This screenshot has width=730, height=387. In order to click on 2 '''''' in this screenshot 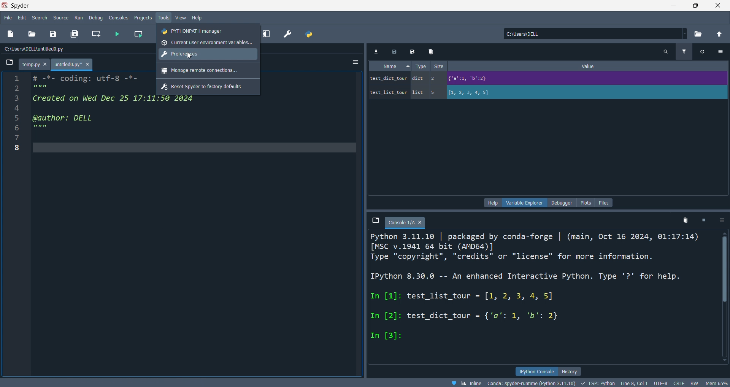, I will do `click(32, 88)`.